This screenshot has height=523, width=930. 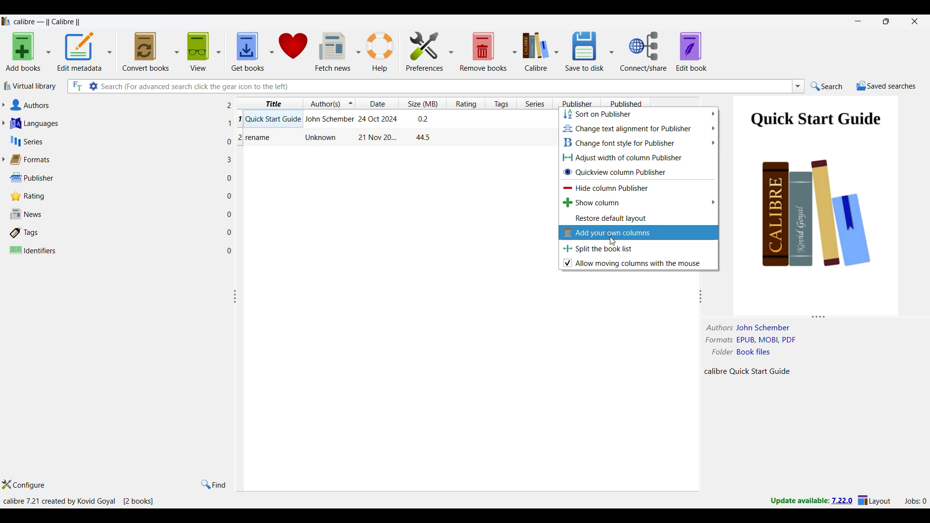 What do you see at coordinates (638, 187) in the screenshot?
I see `Hide column publisher` at bounding box center [638, 187].